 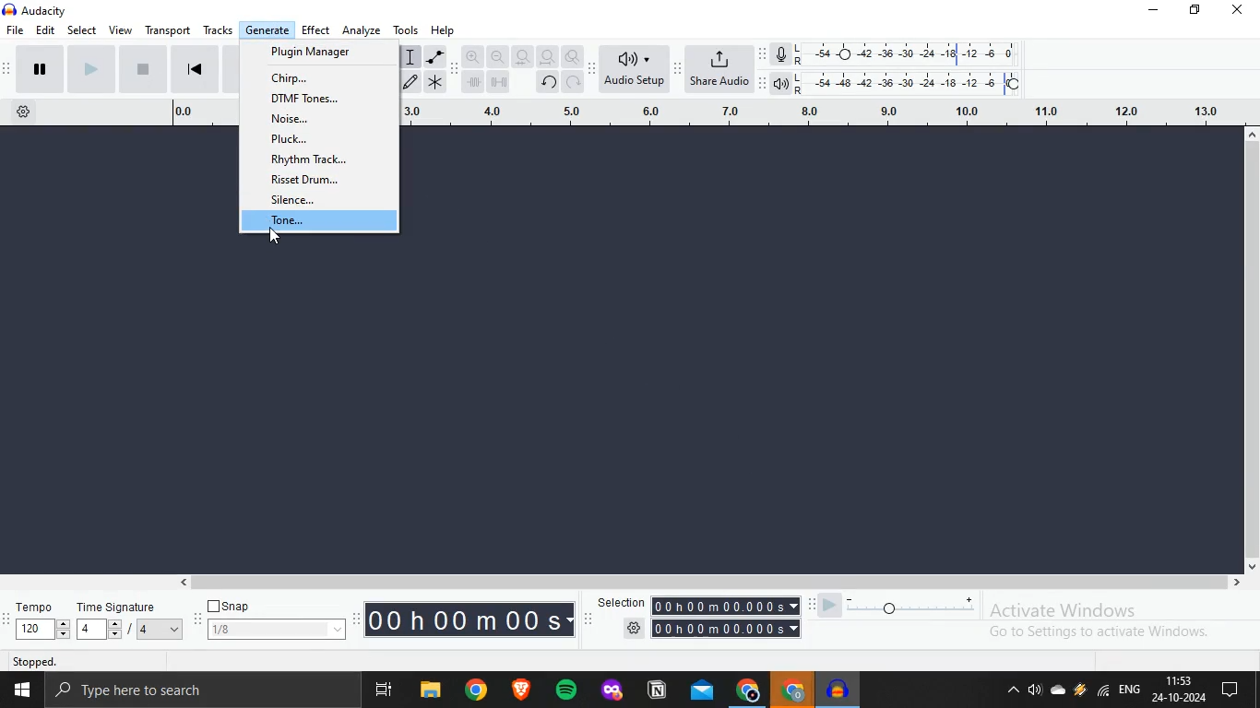 I want to click on plugin manager, so click(x=319, y=53).